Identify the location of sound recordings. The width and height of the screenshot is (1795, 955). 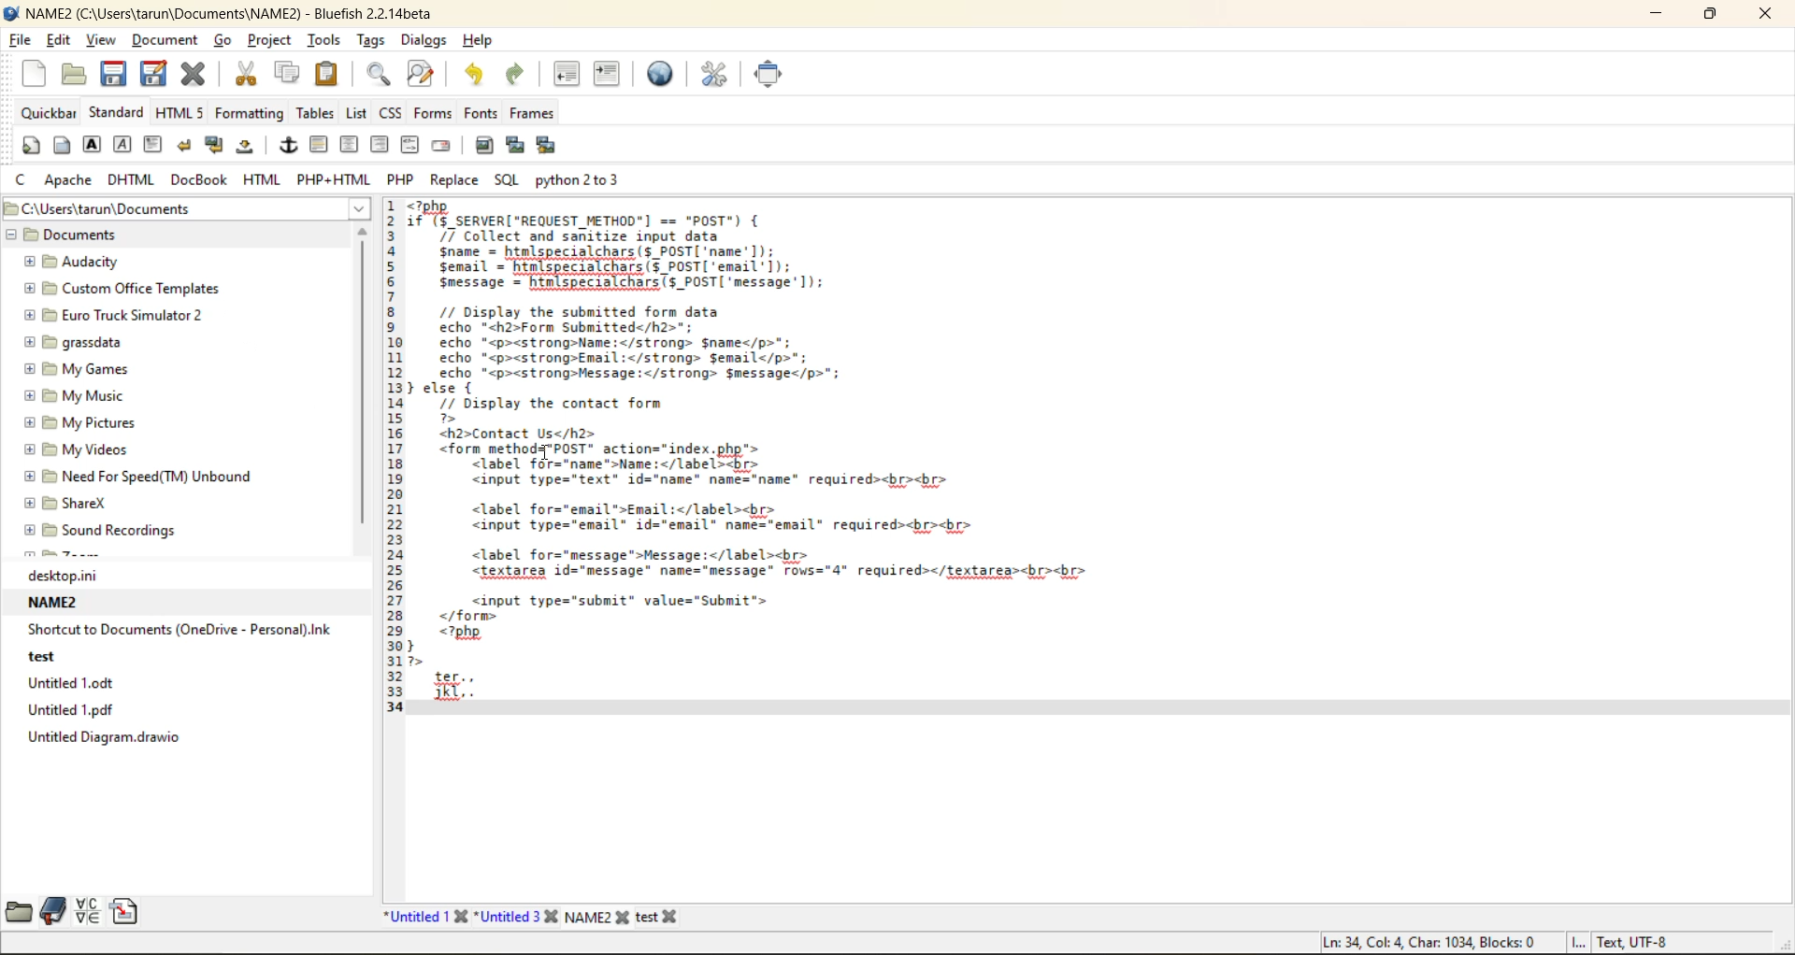
(121, 532).